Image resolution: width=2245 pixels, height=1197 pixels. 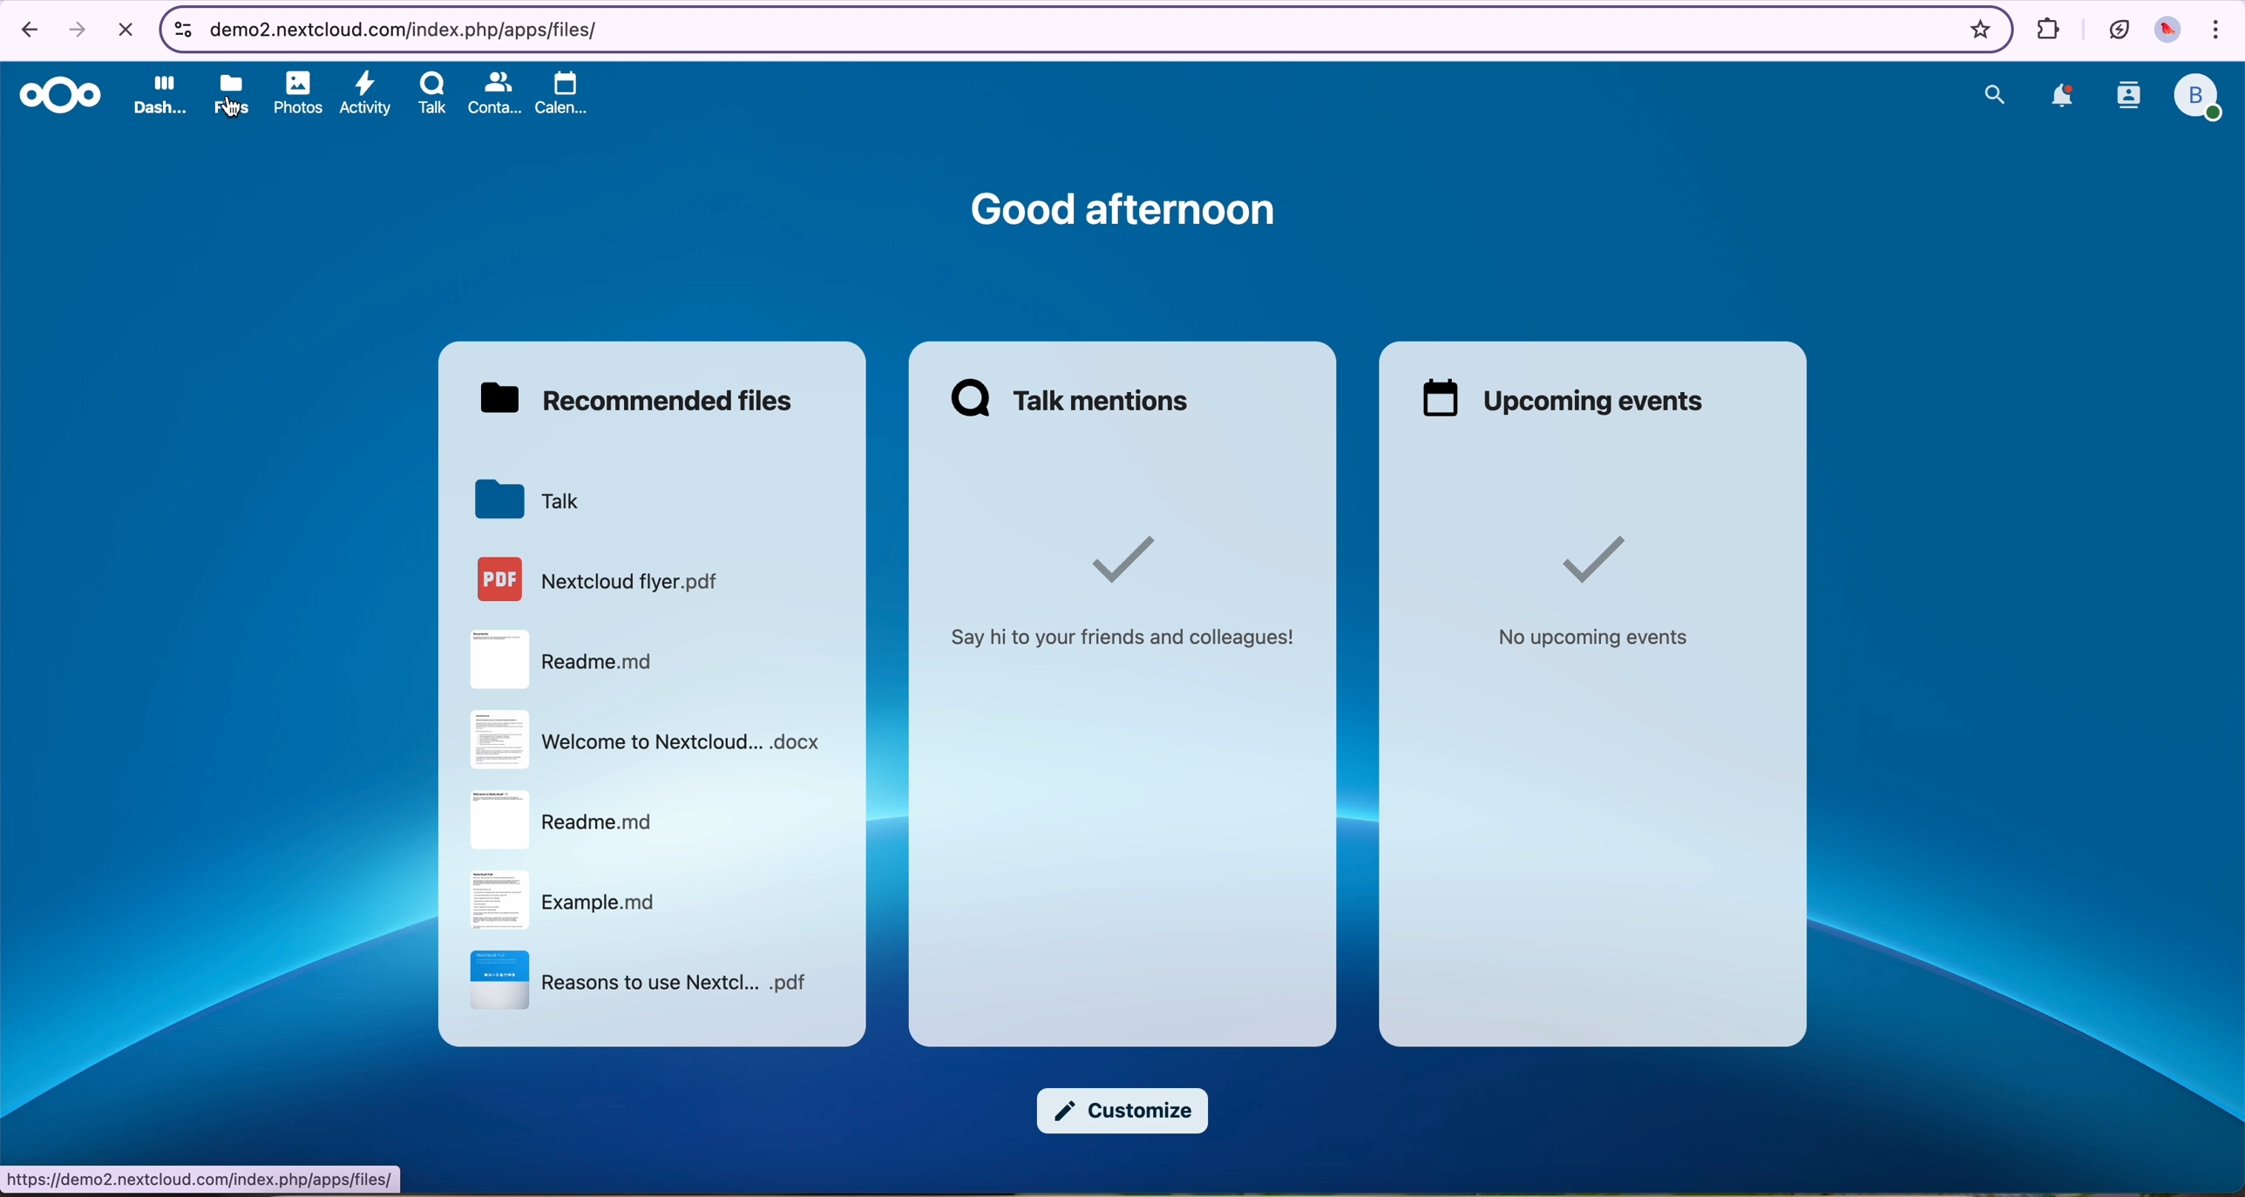 I want to click on photos, so click(x=300, y=94).